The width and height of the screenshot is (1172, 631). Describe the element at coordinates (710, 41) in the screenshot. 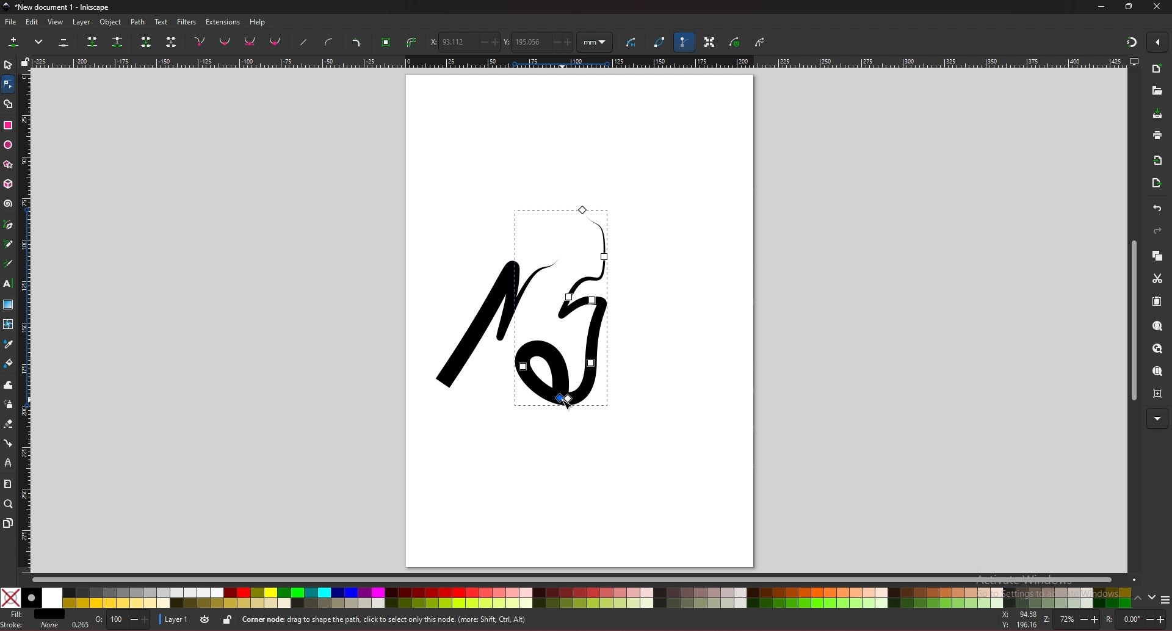

I see `transformation handle` at that location.